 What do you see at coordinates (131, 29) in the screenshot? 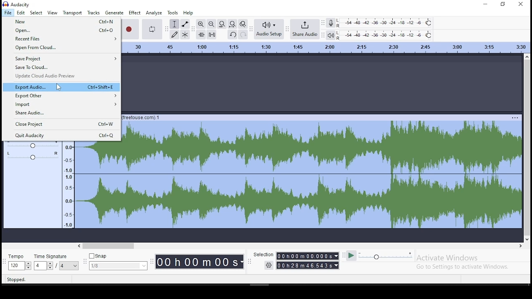
I see `record` at bounding box center [131, 29].